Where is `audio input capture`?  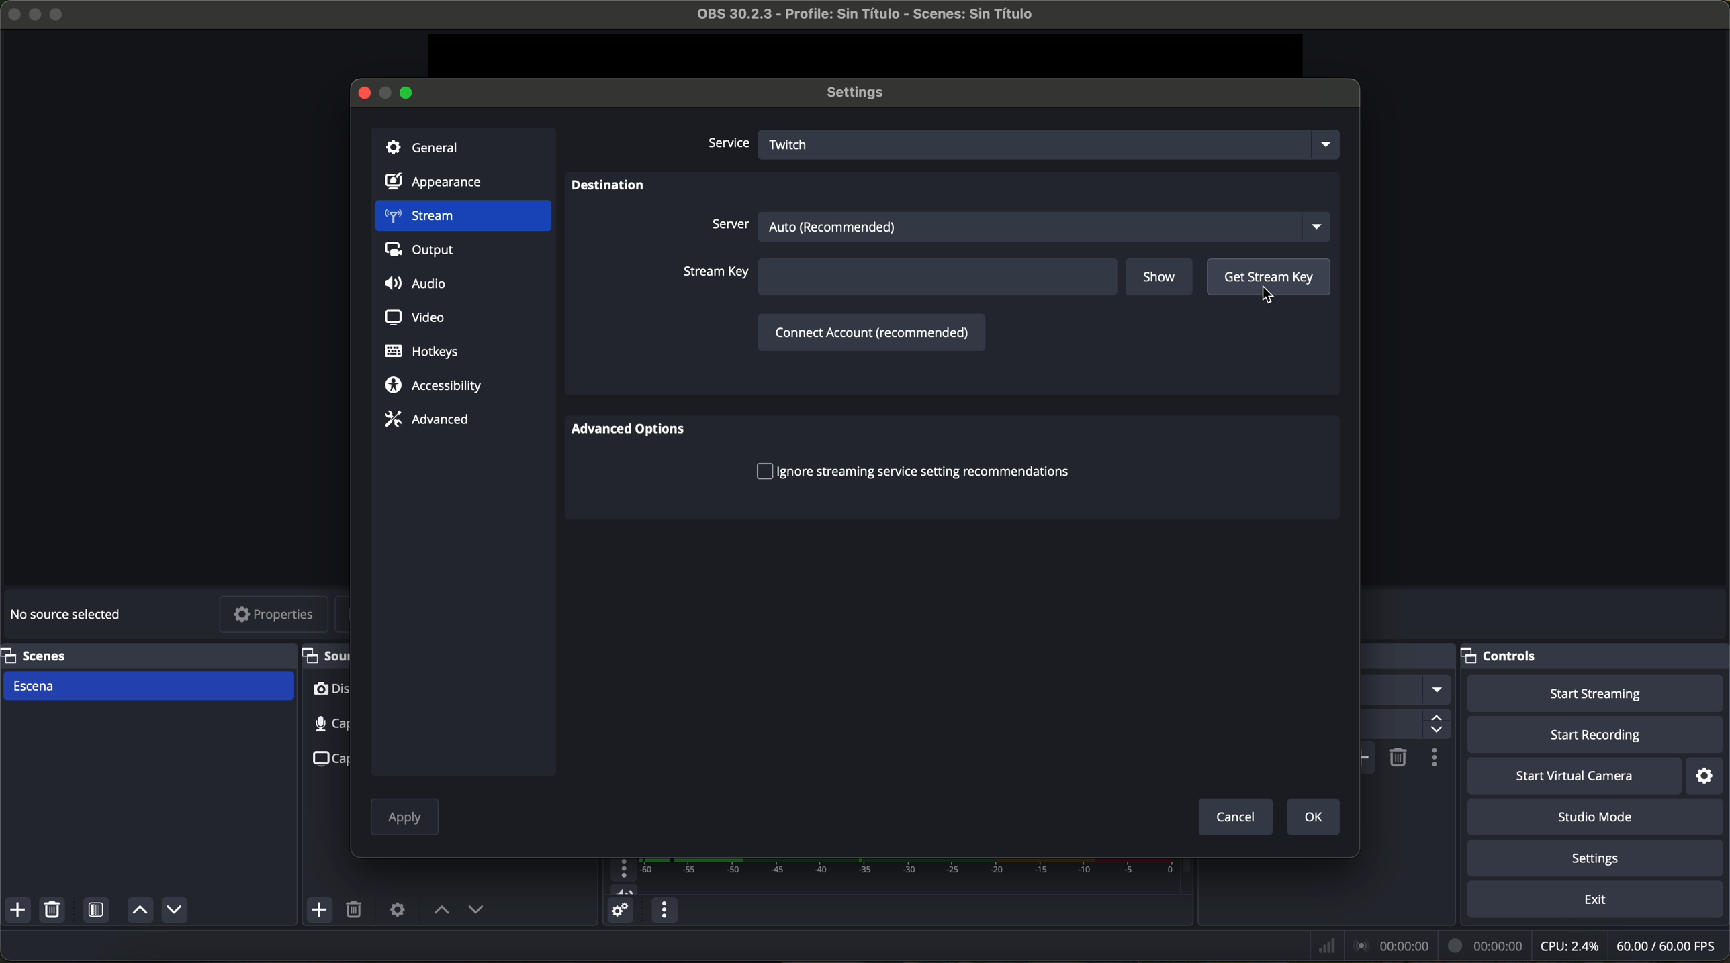 audio input capture is located at coordinates (321, 724).